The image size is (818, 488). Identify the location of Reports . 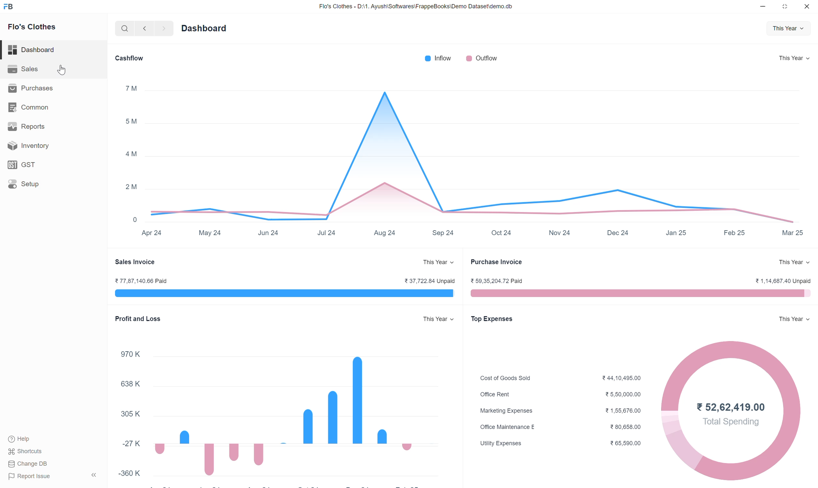
(44, 127).